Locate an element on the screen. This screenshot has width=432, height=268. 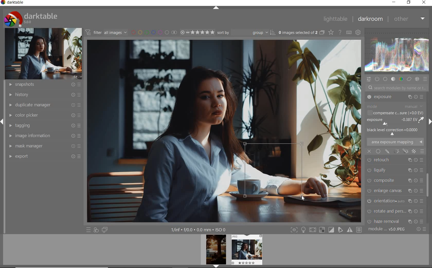
ENLARGE CANVAS is located at coordinates (395, 159).